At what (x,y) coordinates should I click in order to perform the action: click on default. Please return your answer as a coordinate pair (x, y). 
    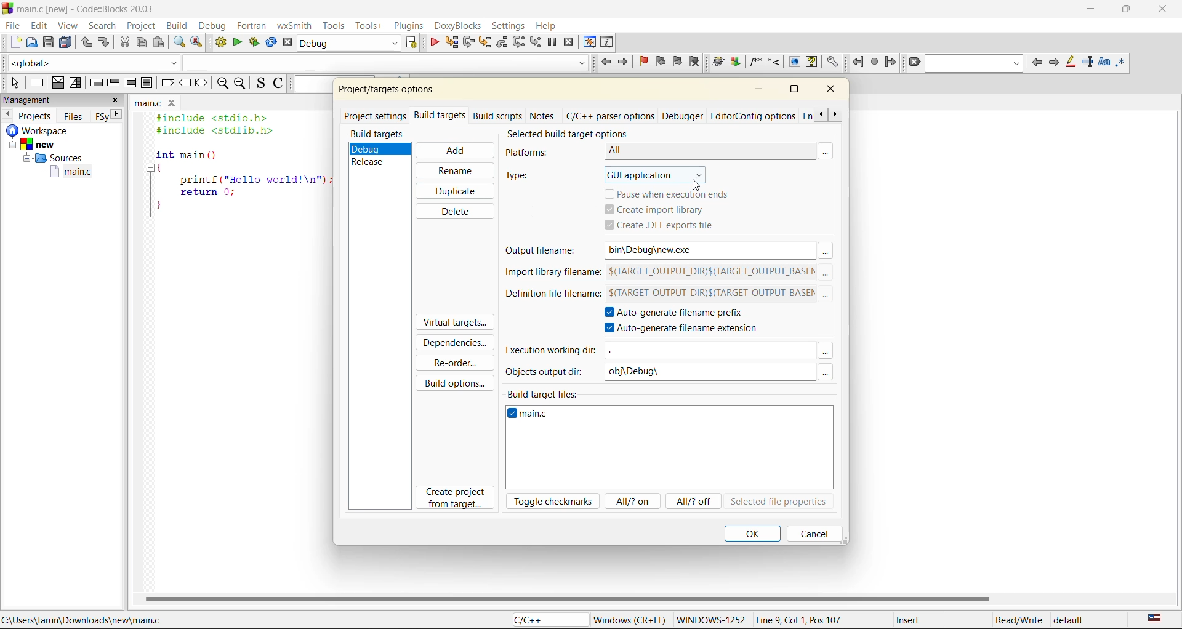
    Looking at the image, I should click on (1072, 622).